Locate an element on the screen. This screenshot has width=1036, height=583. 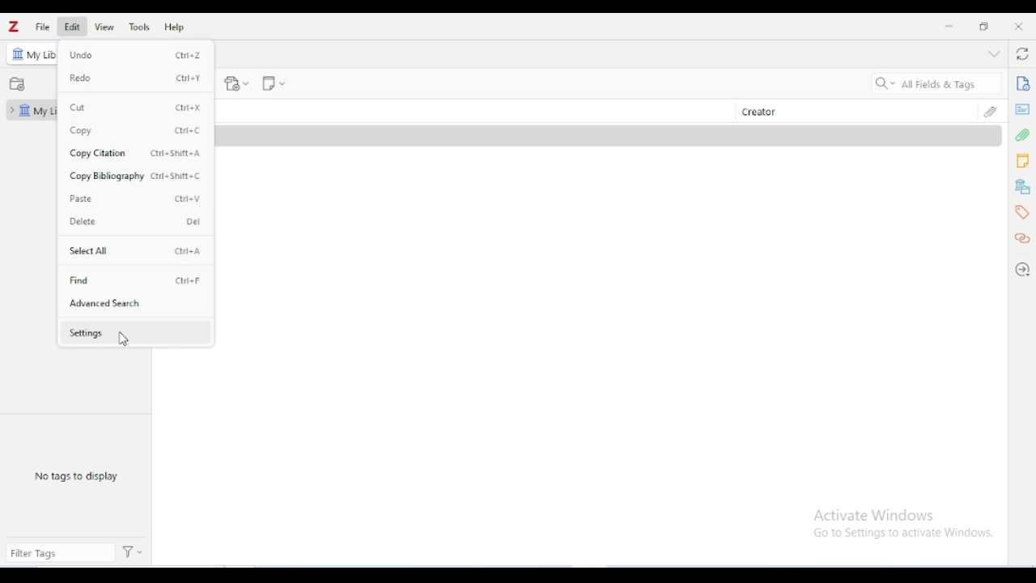
ctrl+F is located at coordinates (188, 281).